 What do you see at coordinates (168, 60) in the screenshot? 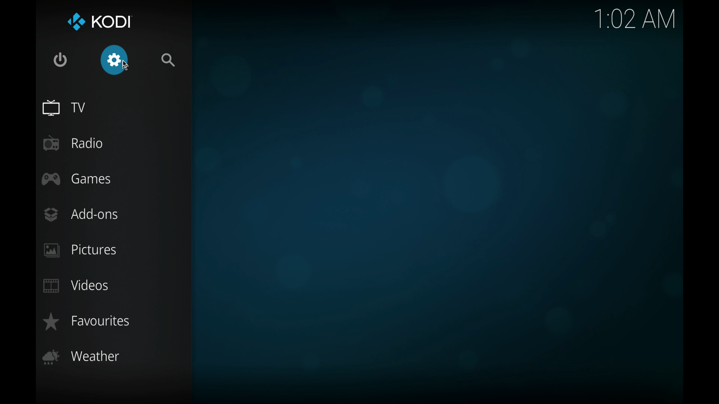
I see `search` at bounding box center [168, 60].